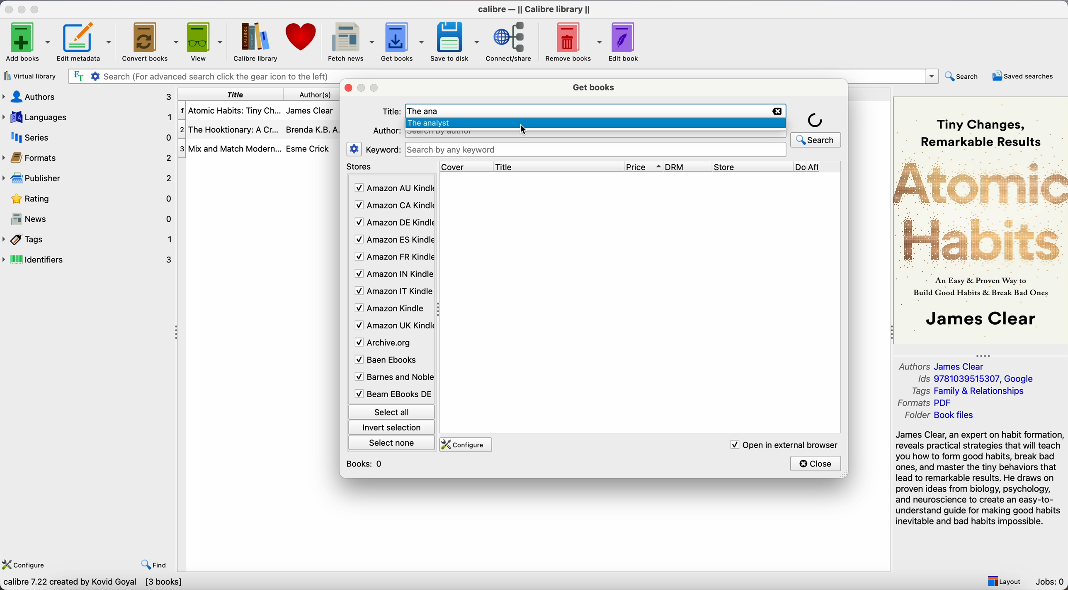 The width and height of the screenshot is (1068, 590). What do you see at coordinates (313, 113) in the screenshot?
I see `James Clear` at bounding box center [313, 113].